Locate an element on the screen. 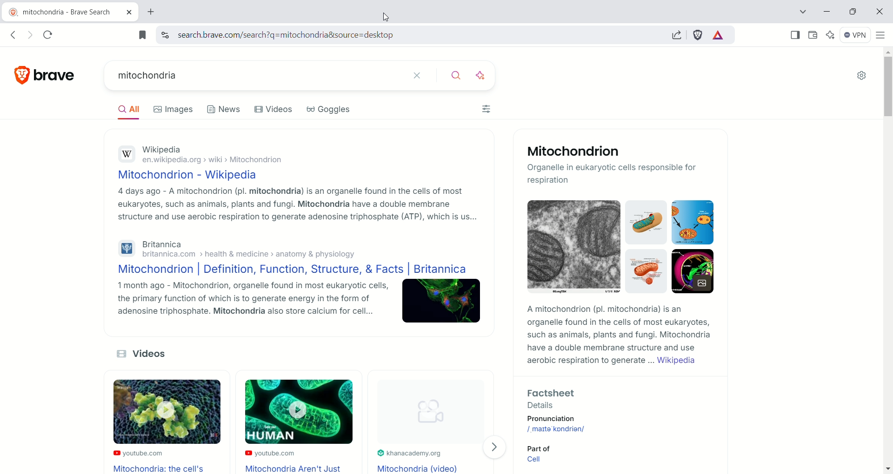 Image resolution: width=893 pixels, height=474 pixels. Cell is located at coordinates (537, 461).